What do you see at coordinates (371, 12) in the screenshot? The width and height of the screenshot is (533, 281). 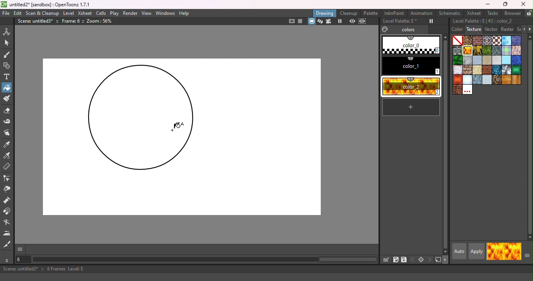 I see `Palette` at bounding box center [371, 12].